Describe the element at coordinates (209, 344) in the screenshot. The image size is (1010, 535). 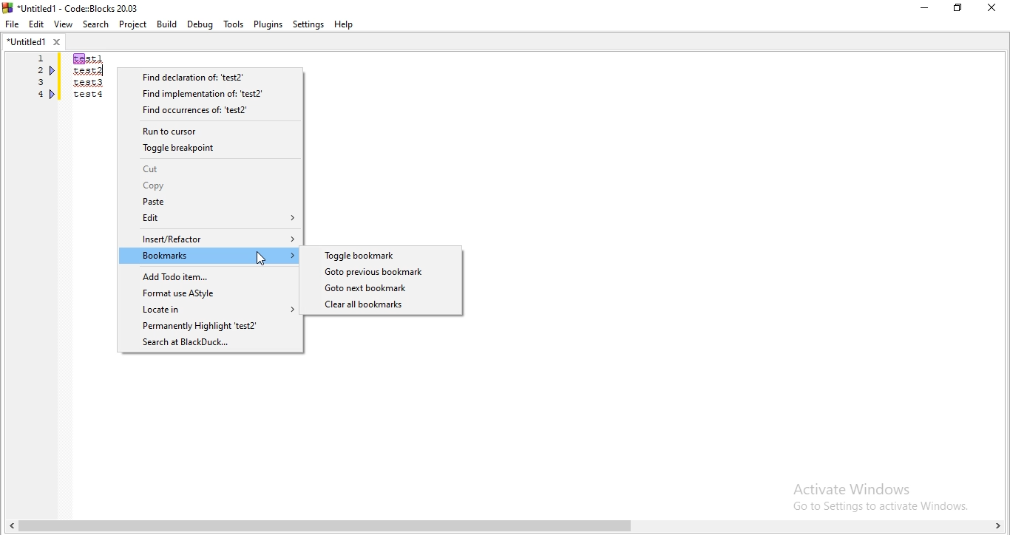
I see `Search at BlackDuck..` at that location.